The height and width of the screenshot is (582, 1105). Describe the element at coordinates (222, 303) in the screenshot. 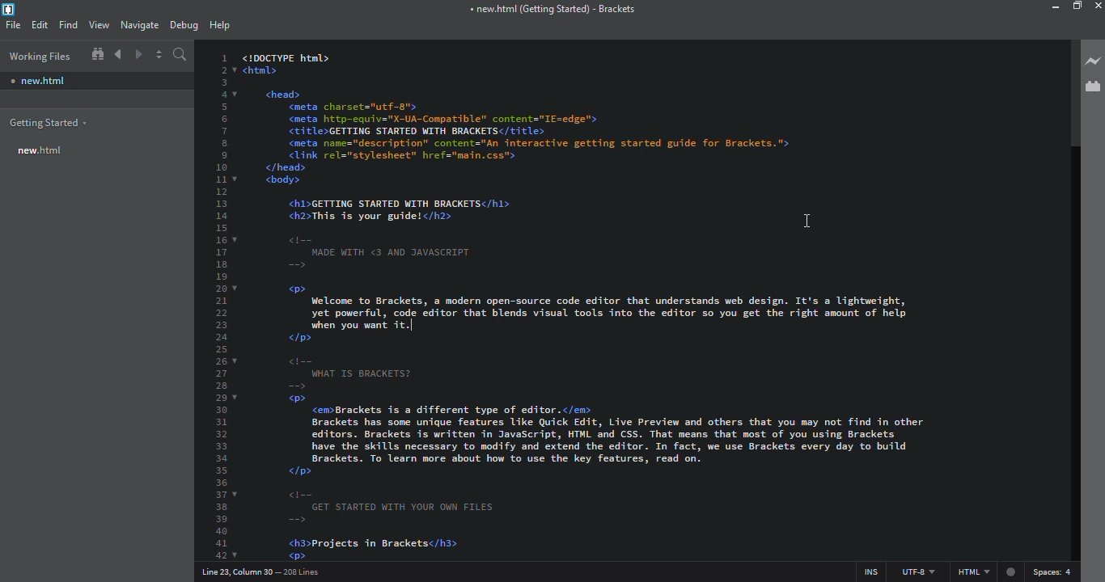

I see `line number` at that location.